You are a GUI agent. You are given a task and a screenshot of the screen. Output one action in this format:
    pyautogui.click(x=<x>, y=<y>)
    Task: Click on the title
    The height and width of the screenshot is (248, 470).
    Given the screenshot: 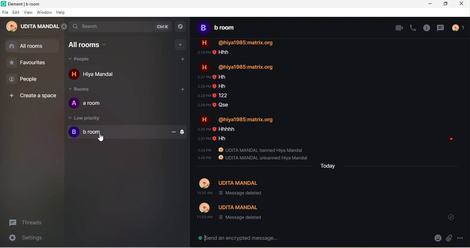 What is the action you would take?
    pyautogui.click(x=34, y=4)
    